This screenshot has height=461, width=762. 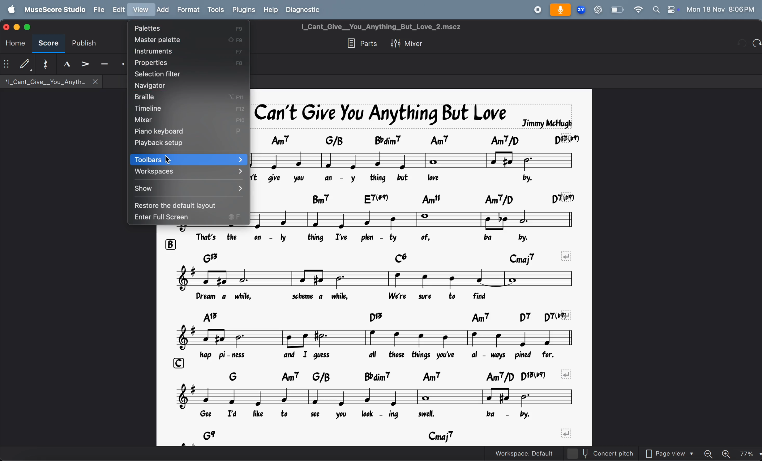 What do you see at coordinates (162, 9) in the screenshot?
I see `add` at bounding box center [162, 9].